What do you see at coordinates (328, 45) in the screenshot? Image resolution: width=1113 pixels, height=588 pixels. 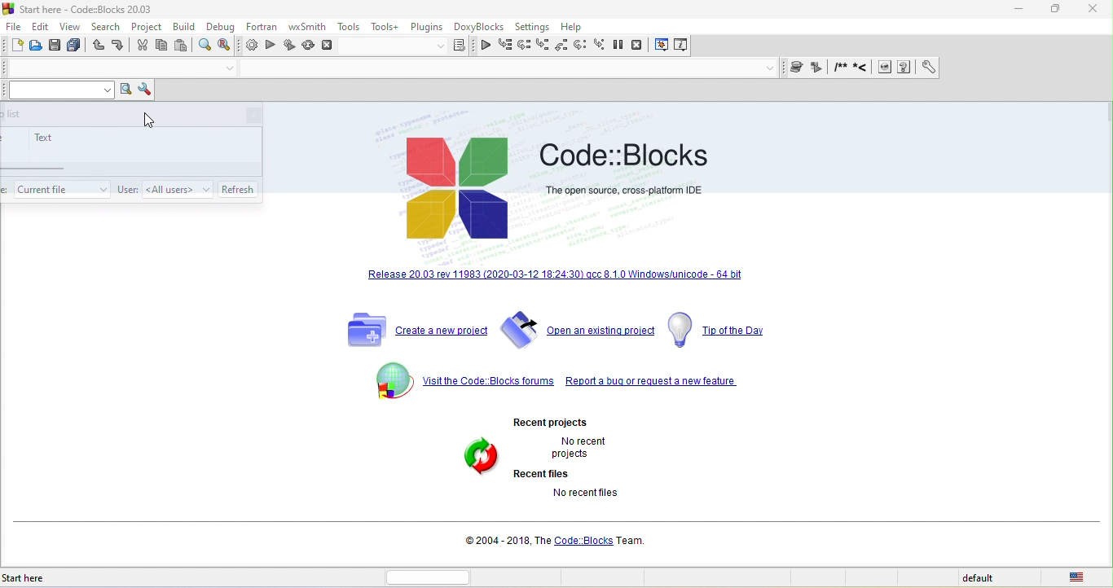 I see `abort` at bounding box center [328, 45].